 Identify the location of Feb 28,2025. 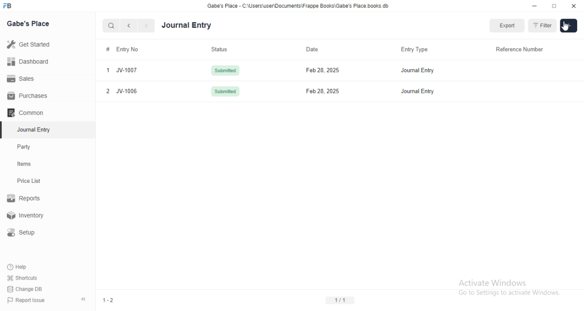
(318, 91).